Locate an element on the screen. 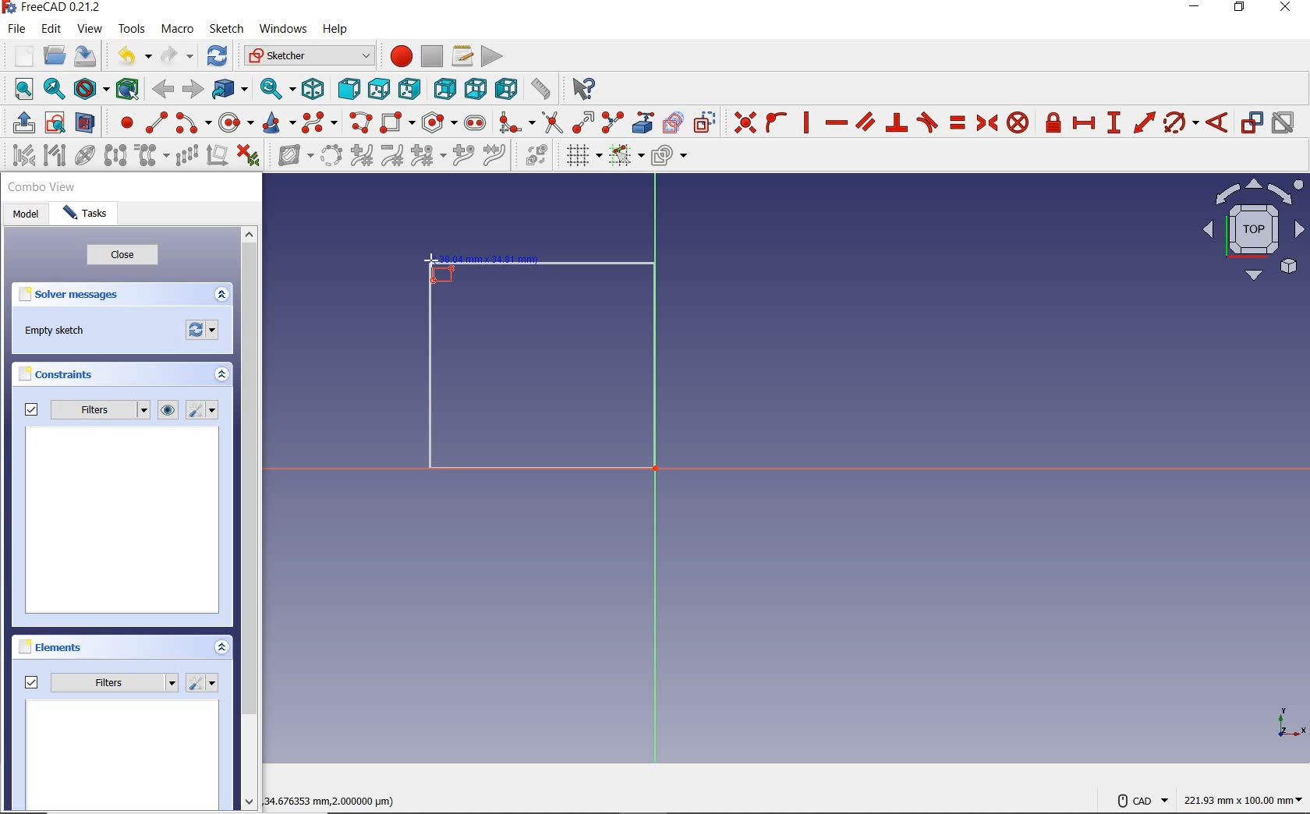 This screenshot has width=1310, height=814. show/hide all listed constraints from3D view is located at coordinates (168, 410).